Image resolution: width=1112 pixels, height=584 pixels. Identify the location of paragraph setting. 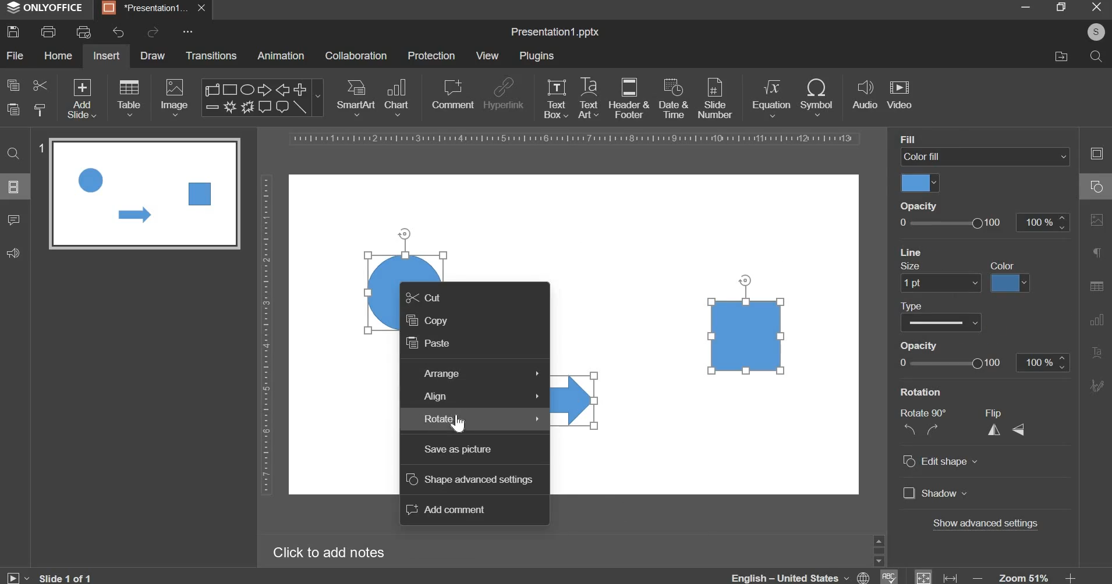
(1097, 254).